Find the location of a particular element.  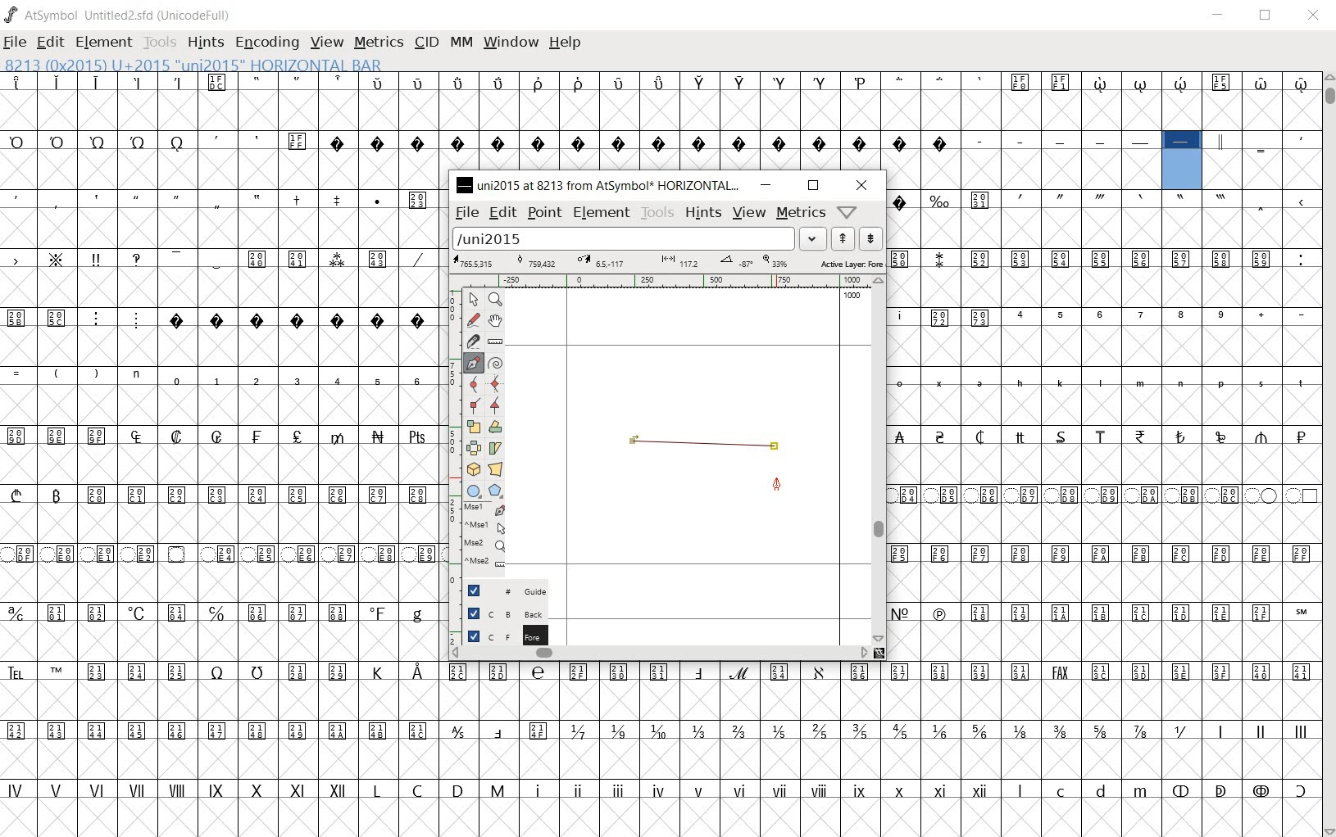

change whether spiro is active or not is located at coordinates (497, 364).